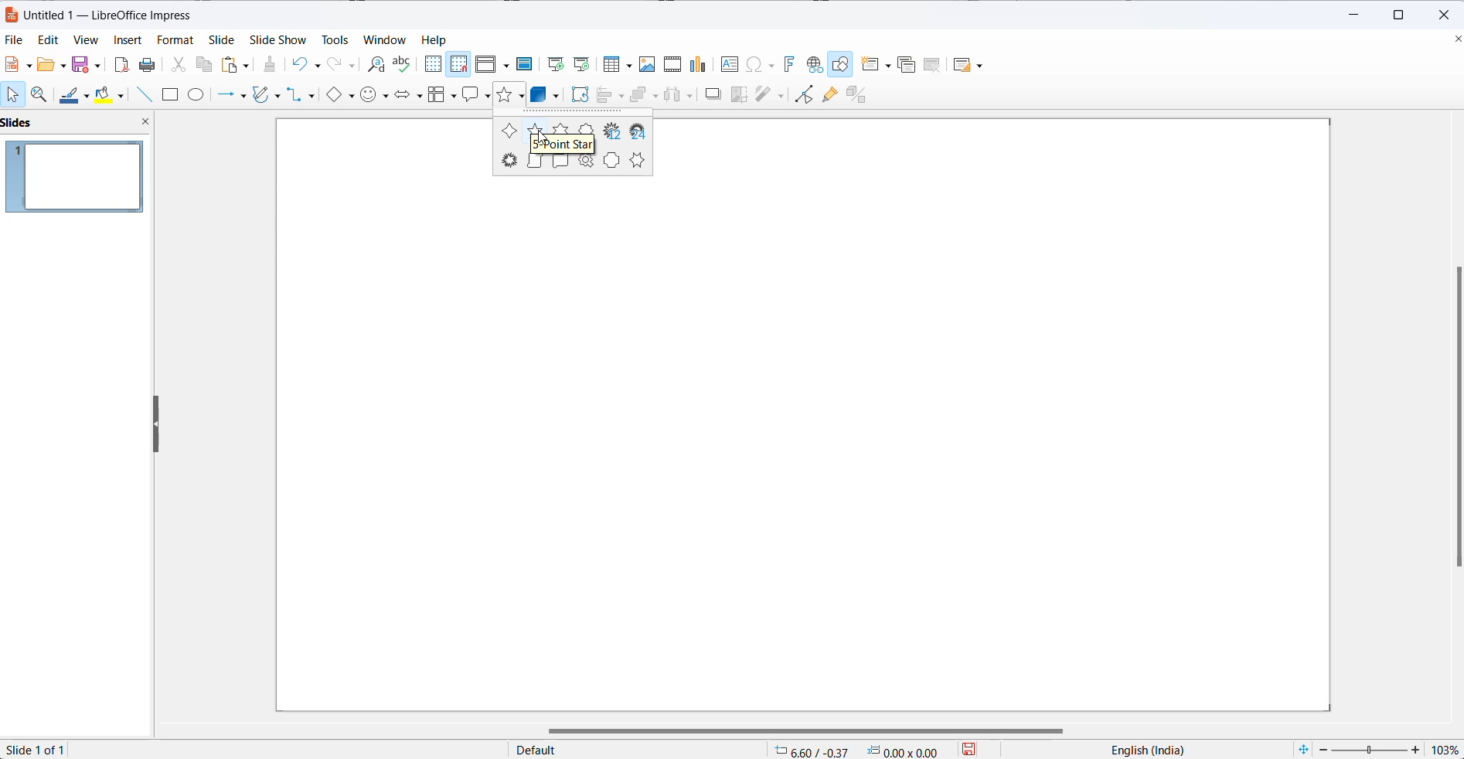 This screenshot has width=1464, height=759. What do you see at coordinates (493, 63) in the screenshot?
I see `display views` at bounding box center [493, 63].